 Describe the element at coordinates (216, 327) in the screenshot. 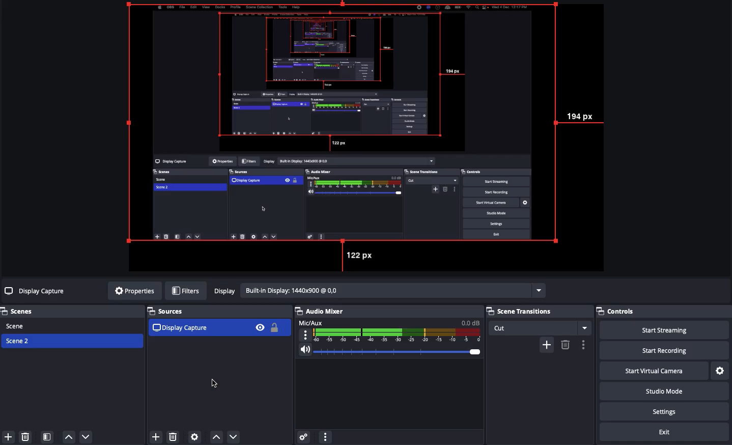

I see `Pasted` at that location.